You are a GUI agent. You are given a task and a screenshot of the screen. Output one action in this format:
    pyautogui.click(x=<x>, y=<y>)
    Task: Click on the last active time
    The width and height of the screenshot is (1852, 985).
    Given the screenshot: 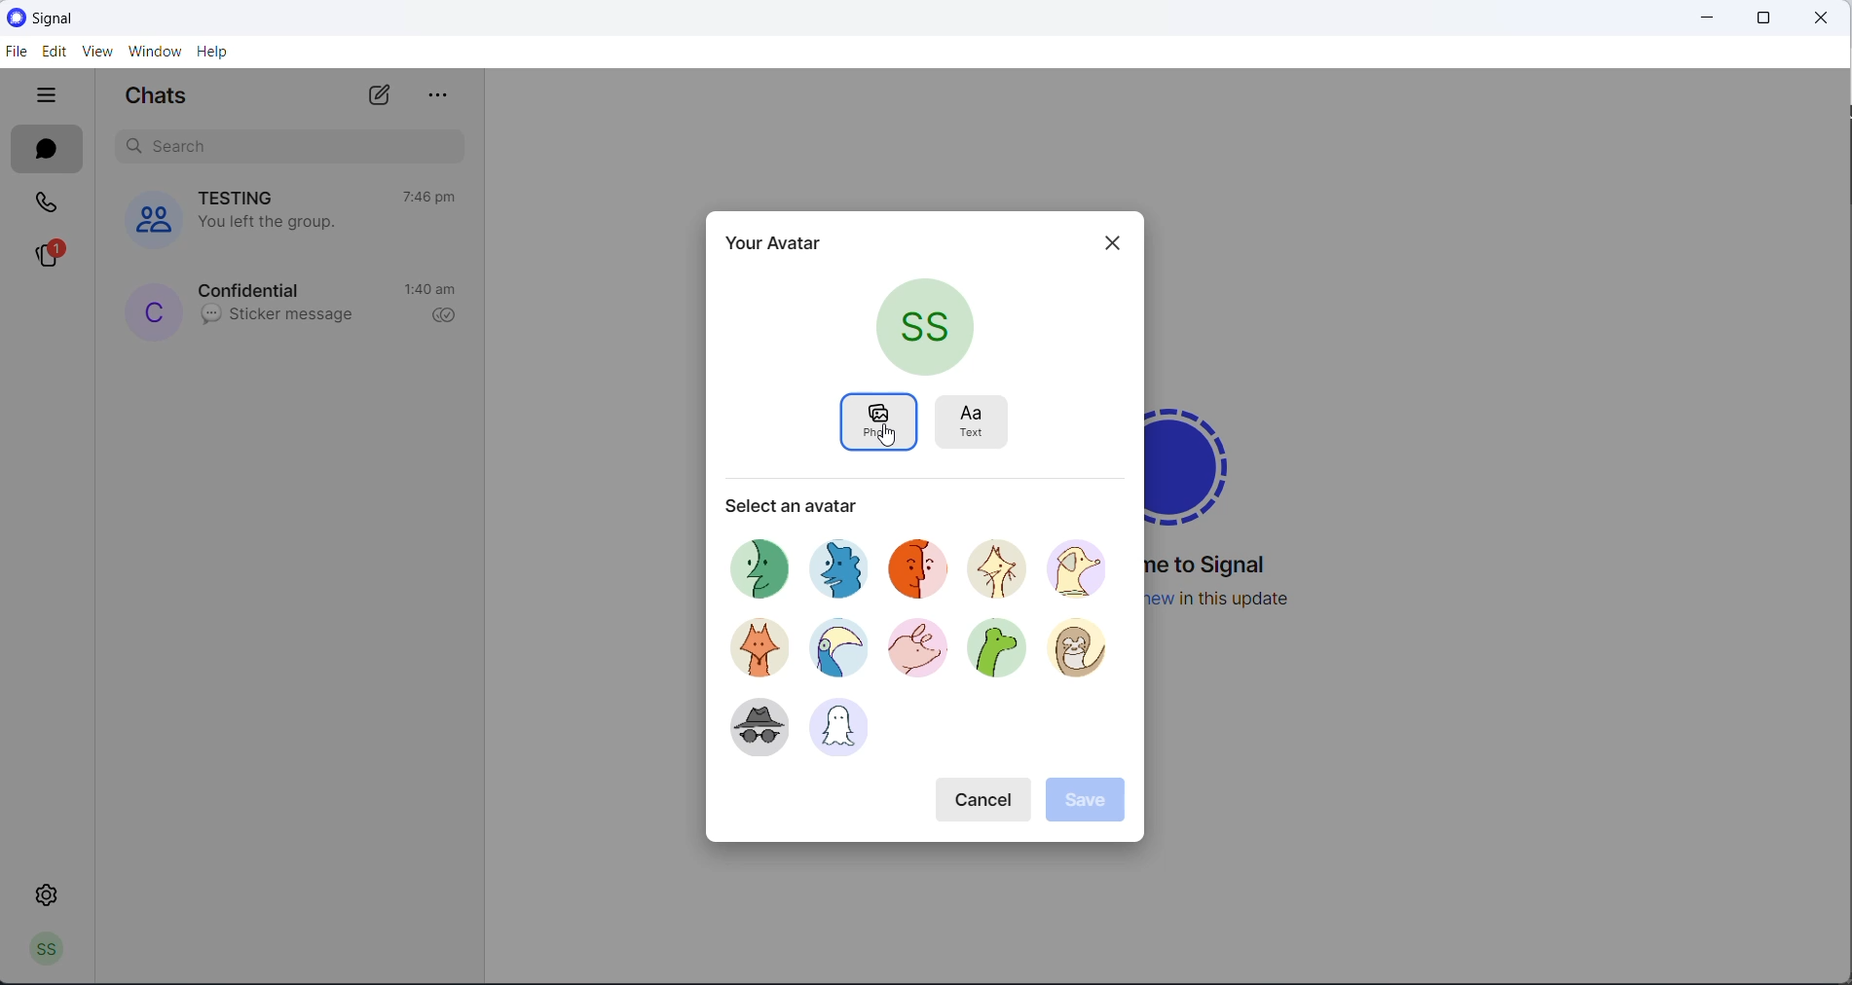 What is the action you would take?
    pyautogui.click(x=433, y=198)
    